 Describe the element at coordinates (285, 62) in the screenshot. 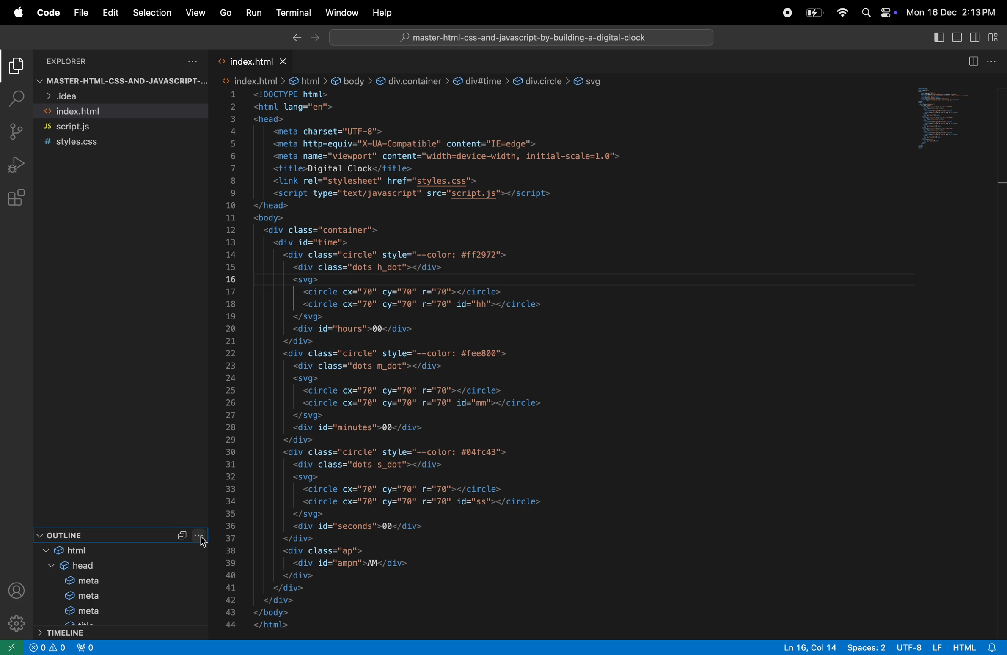

I see `close` at that location.